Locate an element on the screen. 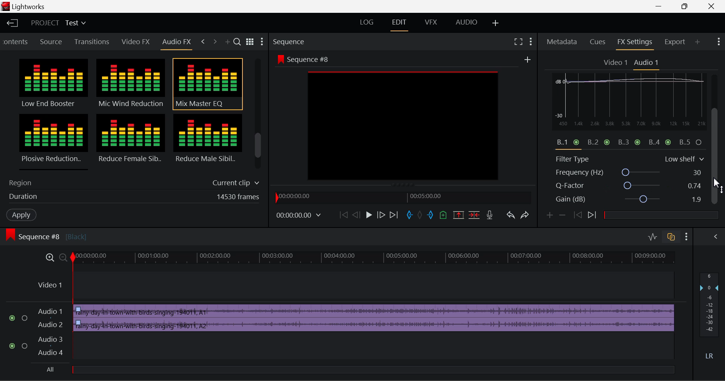 This screenshot has width=725, height=381. EQ Graph is located at coordinates (625, 117).